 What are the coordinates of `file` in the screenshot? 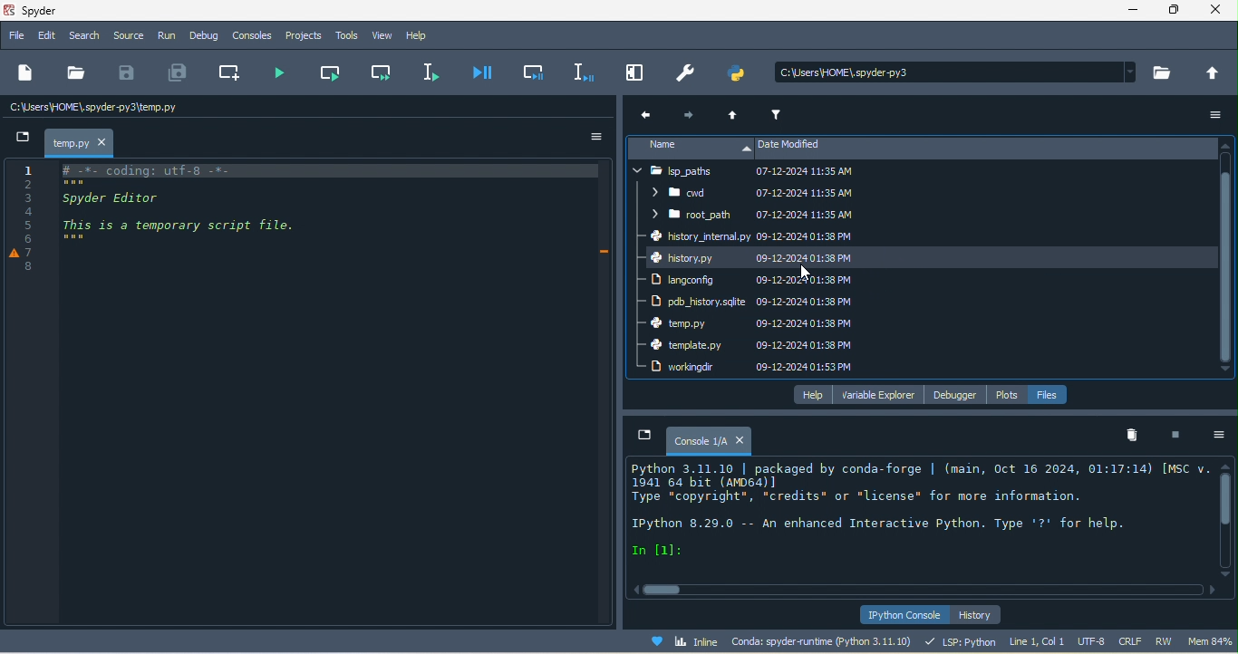 It's located at (1052, 394).